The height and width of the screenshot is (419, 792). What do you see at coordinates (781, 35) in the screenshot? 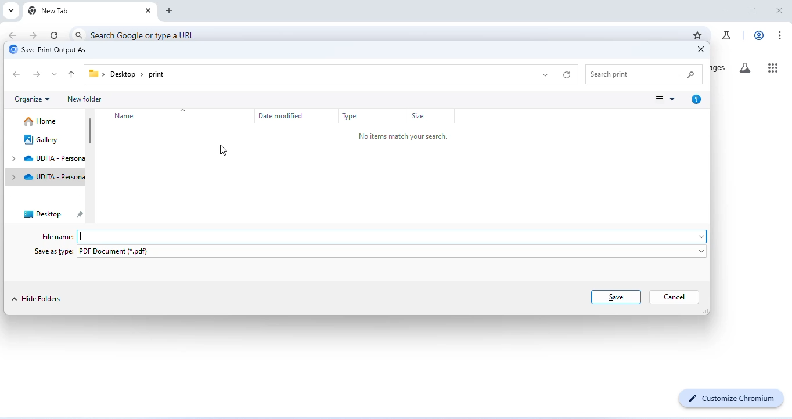
I see `customize and control chromium` at bounding box center [781, 35].